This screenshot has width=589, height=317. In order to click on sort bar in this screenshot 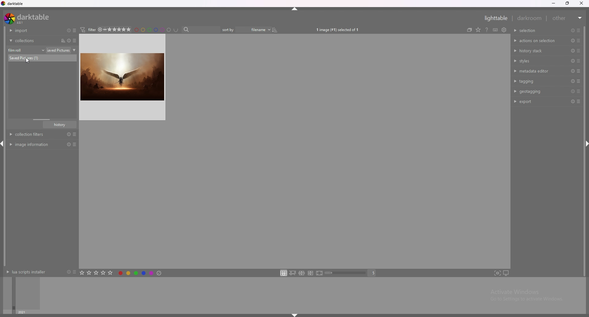, I will do `click(230, 30)`.